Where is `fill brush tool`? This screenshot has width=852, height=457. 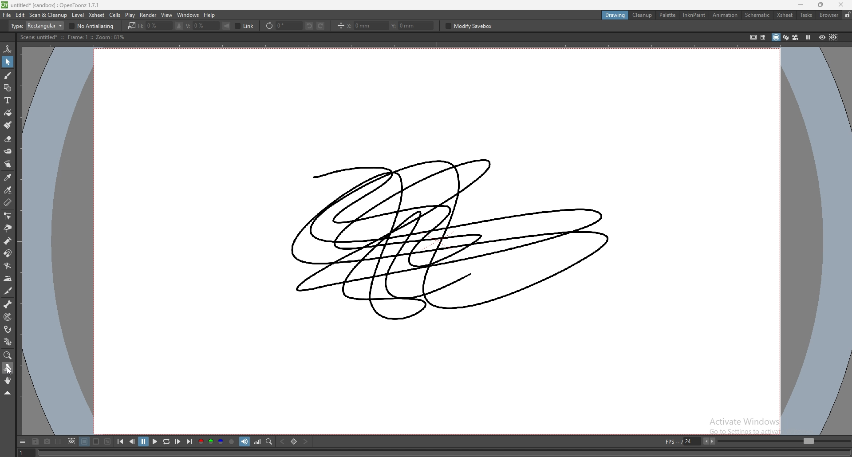
fill brush tool is located at coordinates (8, 125).